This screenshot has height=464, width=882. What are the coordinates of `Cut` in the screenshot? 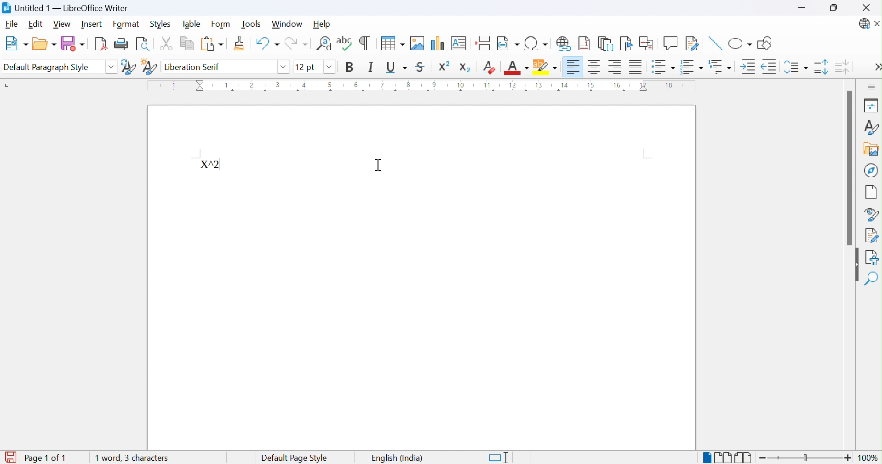 It's located at (166, 43).